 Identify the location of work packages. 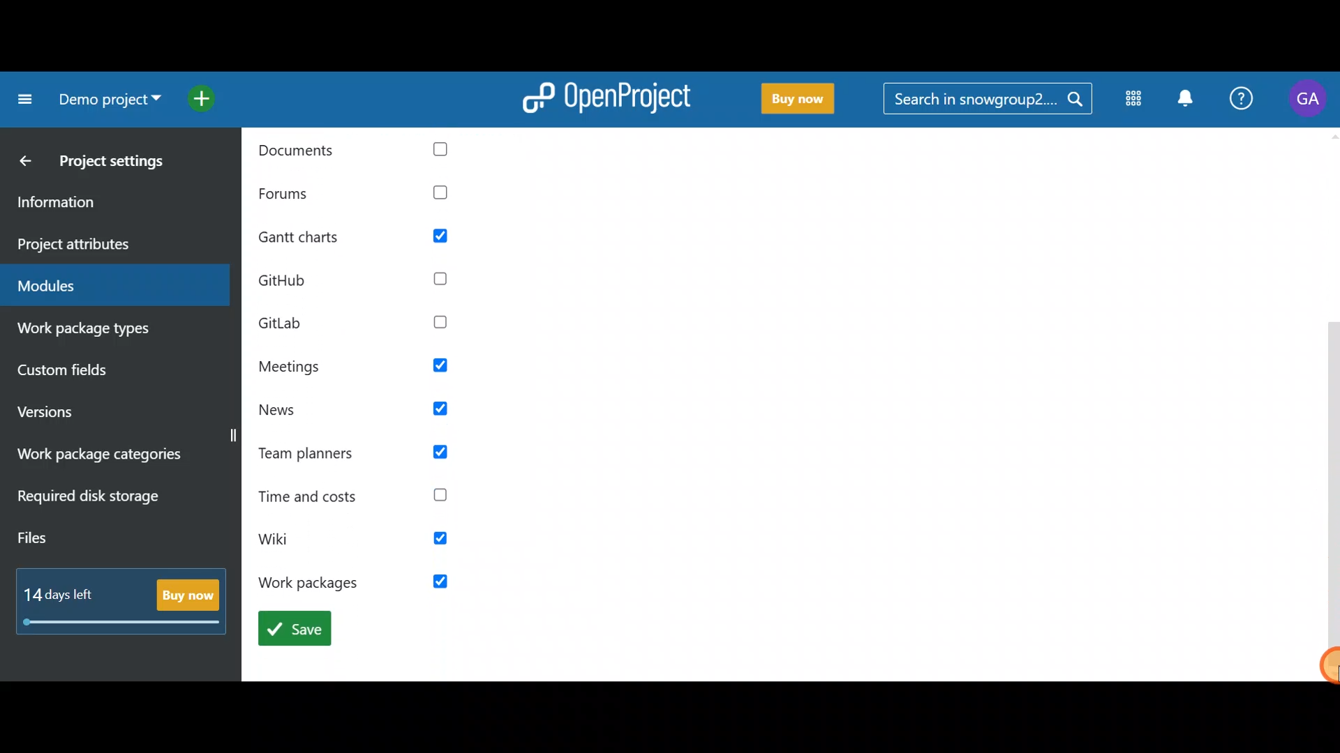
(359, 582).